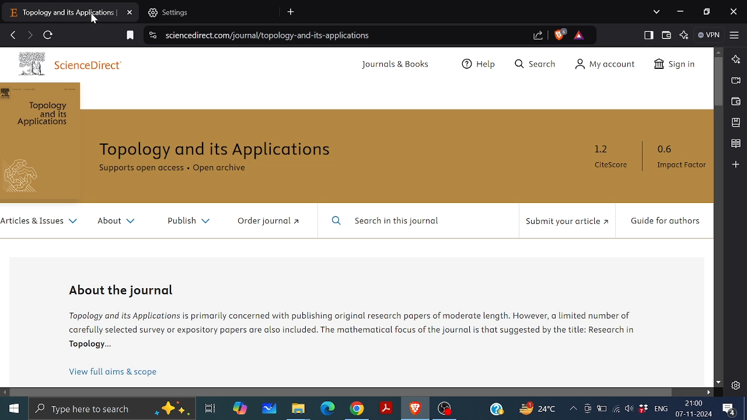 This screenshot has height=420, width=747. Describe the element at coordinates (694, 409) in the screenshot. I see `Time and date` at that location.